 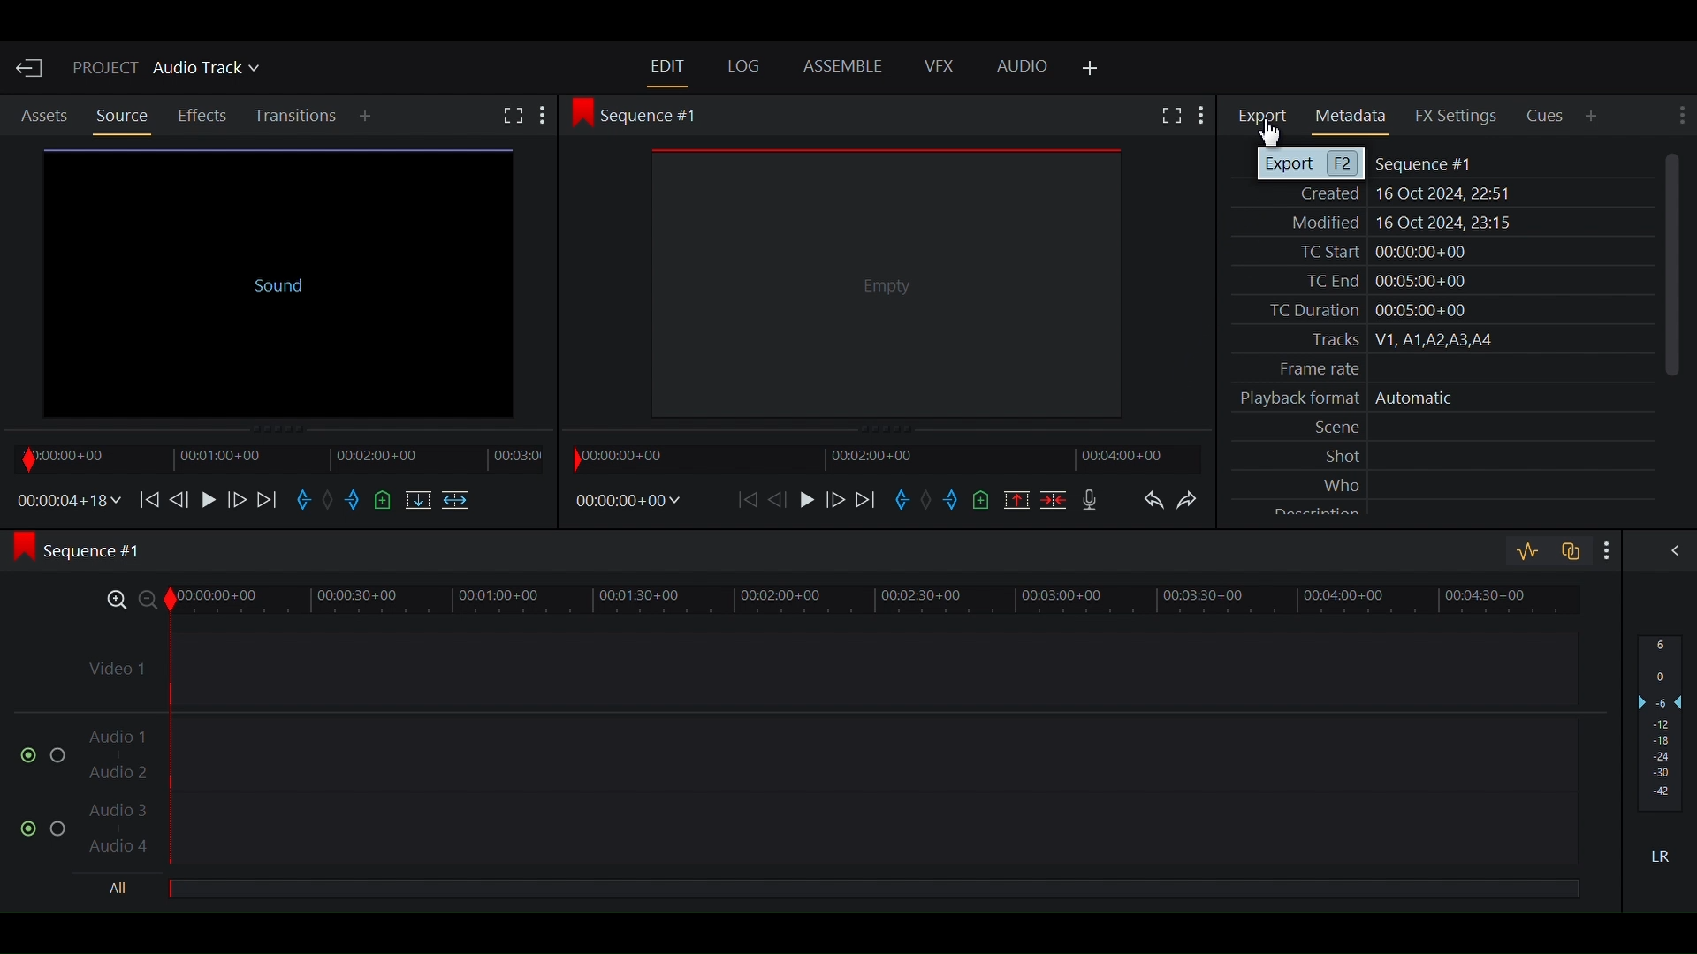 I want to click on Exit Current Project, so click(x=31, y=68).